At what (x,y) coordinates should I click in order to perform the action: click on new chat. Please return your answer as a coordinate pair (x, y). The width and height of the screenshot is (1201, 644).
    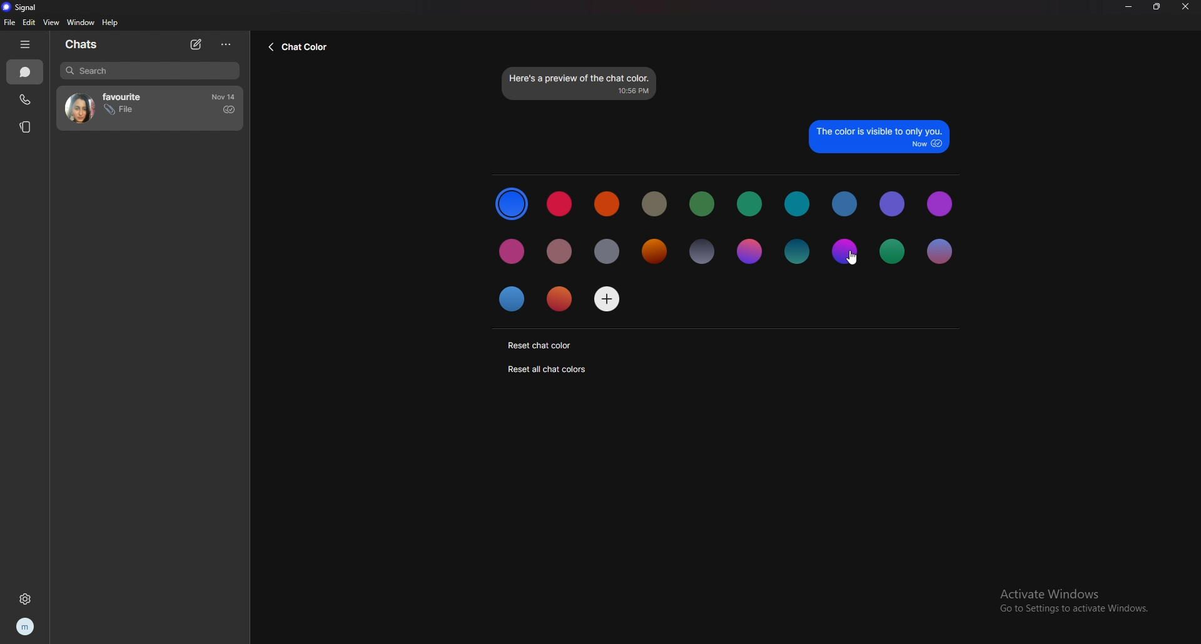
    Looking at the image, I should click on (198, 44).